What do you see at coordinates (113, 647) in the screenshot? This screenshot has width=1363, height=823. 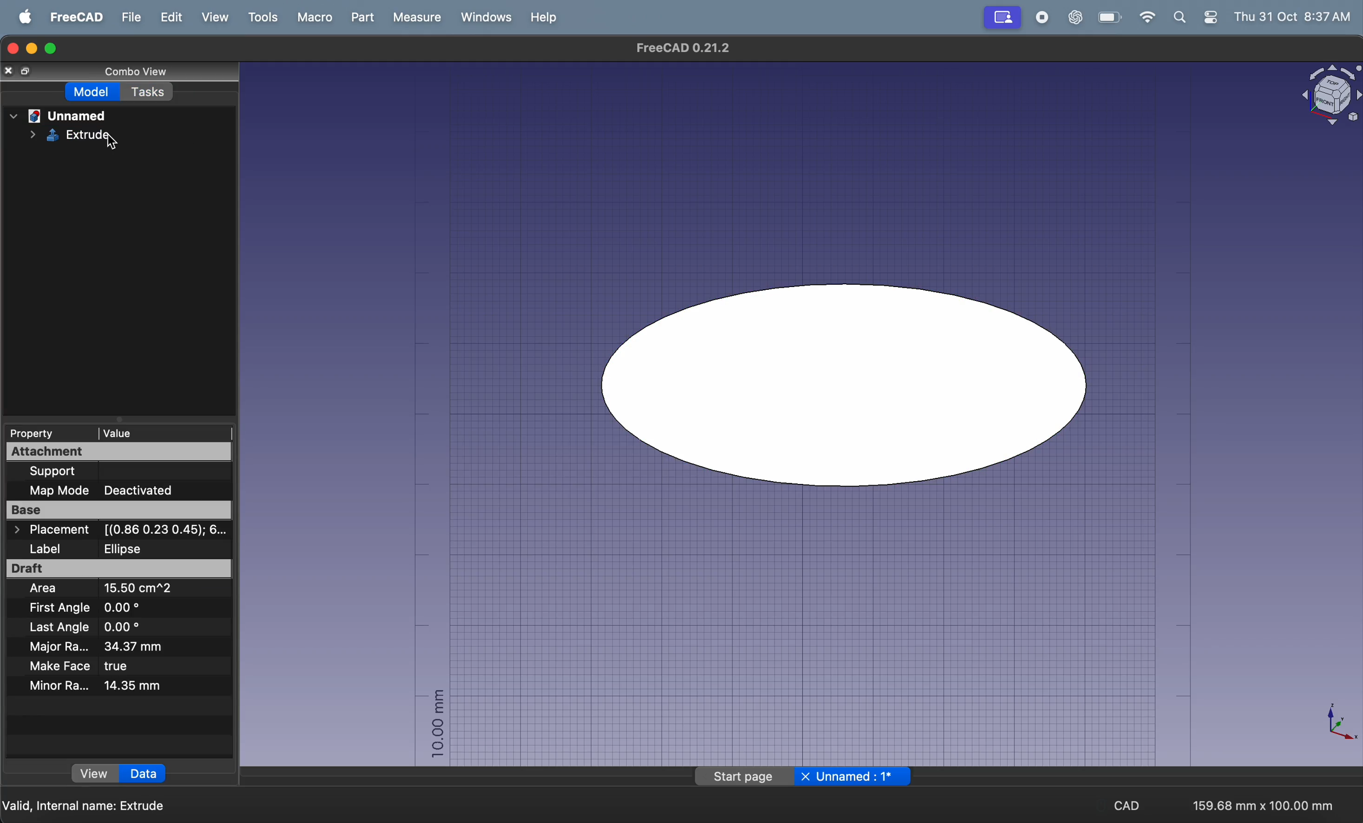 I see `major radius` at bounding box center [113, 647].